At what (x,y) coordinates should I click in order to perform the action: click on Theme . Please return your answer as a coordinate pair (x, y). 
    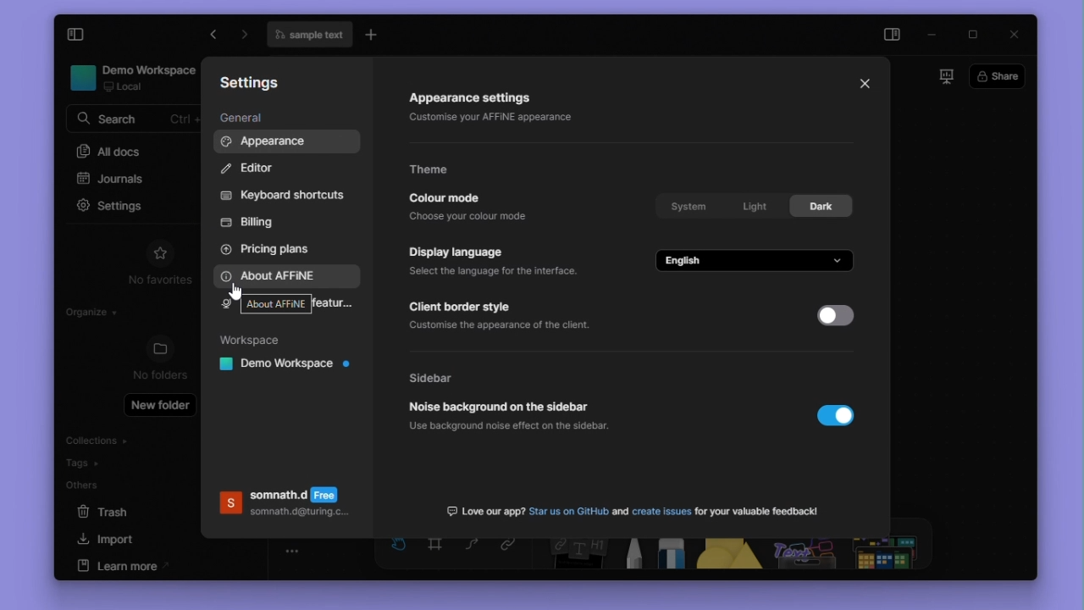
    Looking at the image, I should click on (440, 167).